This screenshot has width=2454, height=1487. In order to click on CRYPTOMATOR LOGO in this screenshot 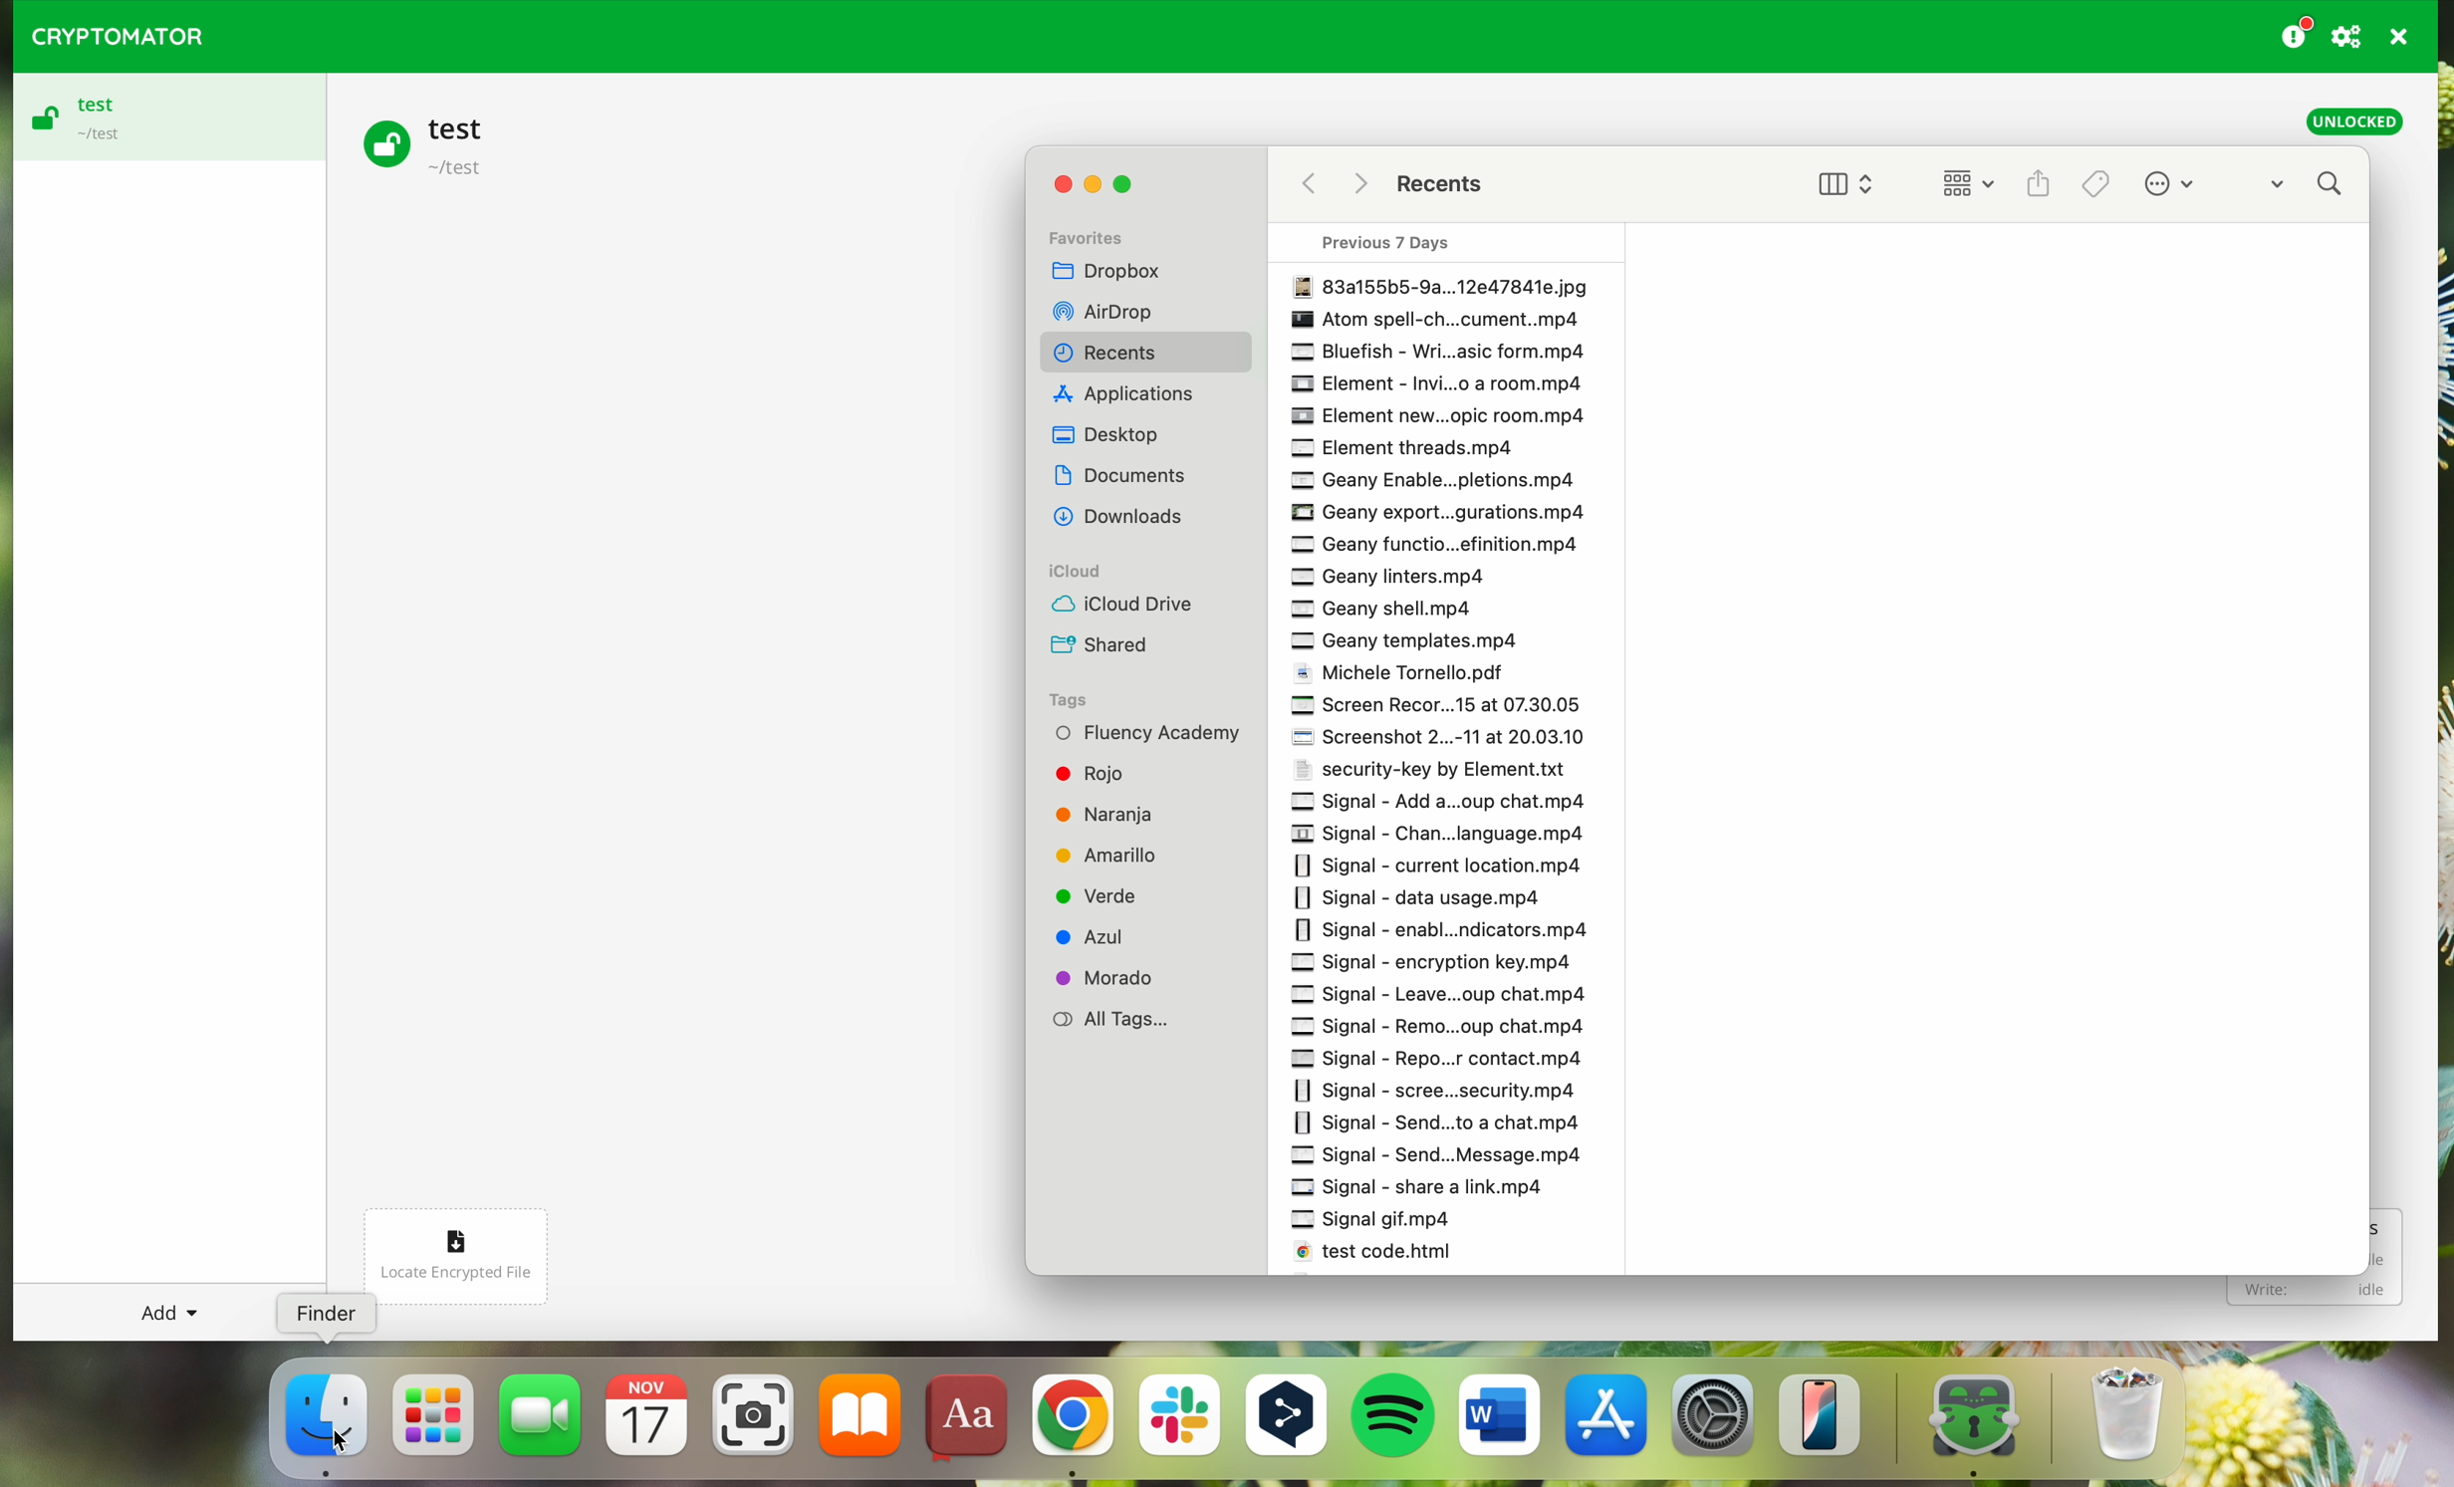, I will do `click(109, 32)`.